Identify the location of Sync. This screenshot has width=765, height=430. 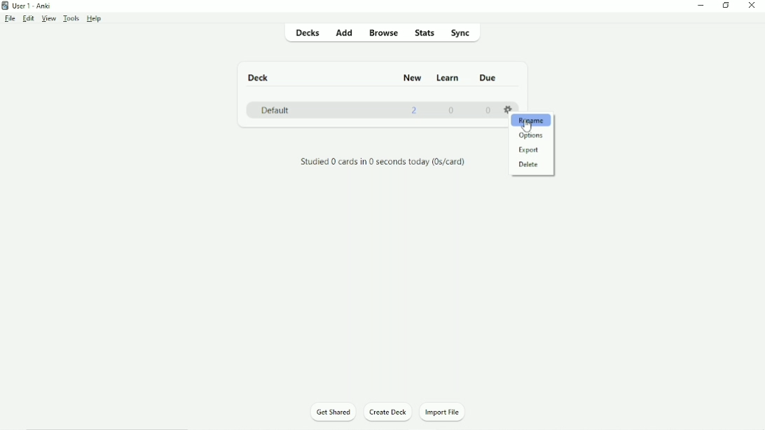
(460, 32).